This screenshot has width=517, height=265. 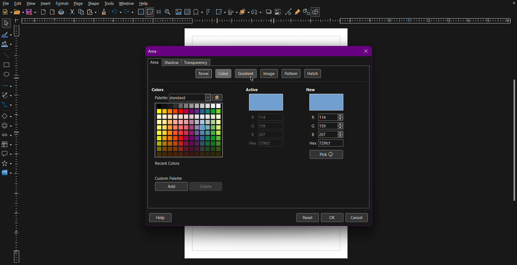 What do you see at coordinates (6, 3) in the screenshot?
I see `File` at bounding box center [6, 3].